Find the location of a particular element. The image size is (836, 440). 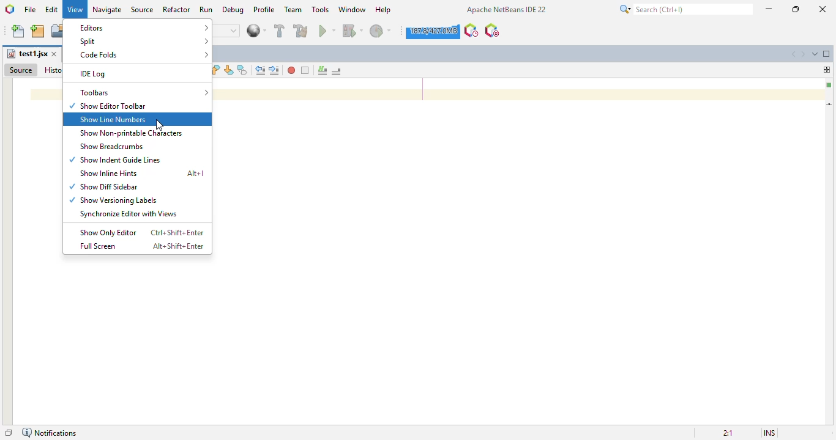

new file is located at coordinates (18, 31).